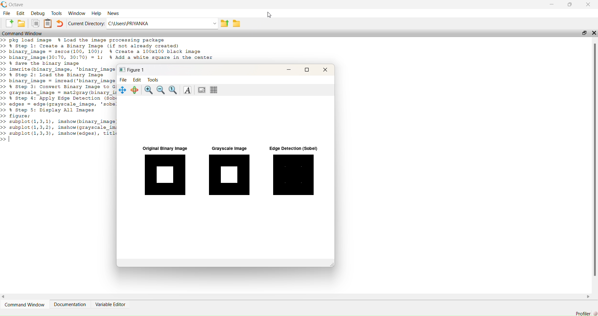  I want to click on Help, so click(97, 13).